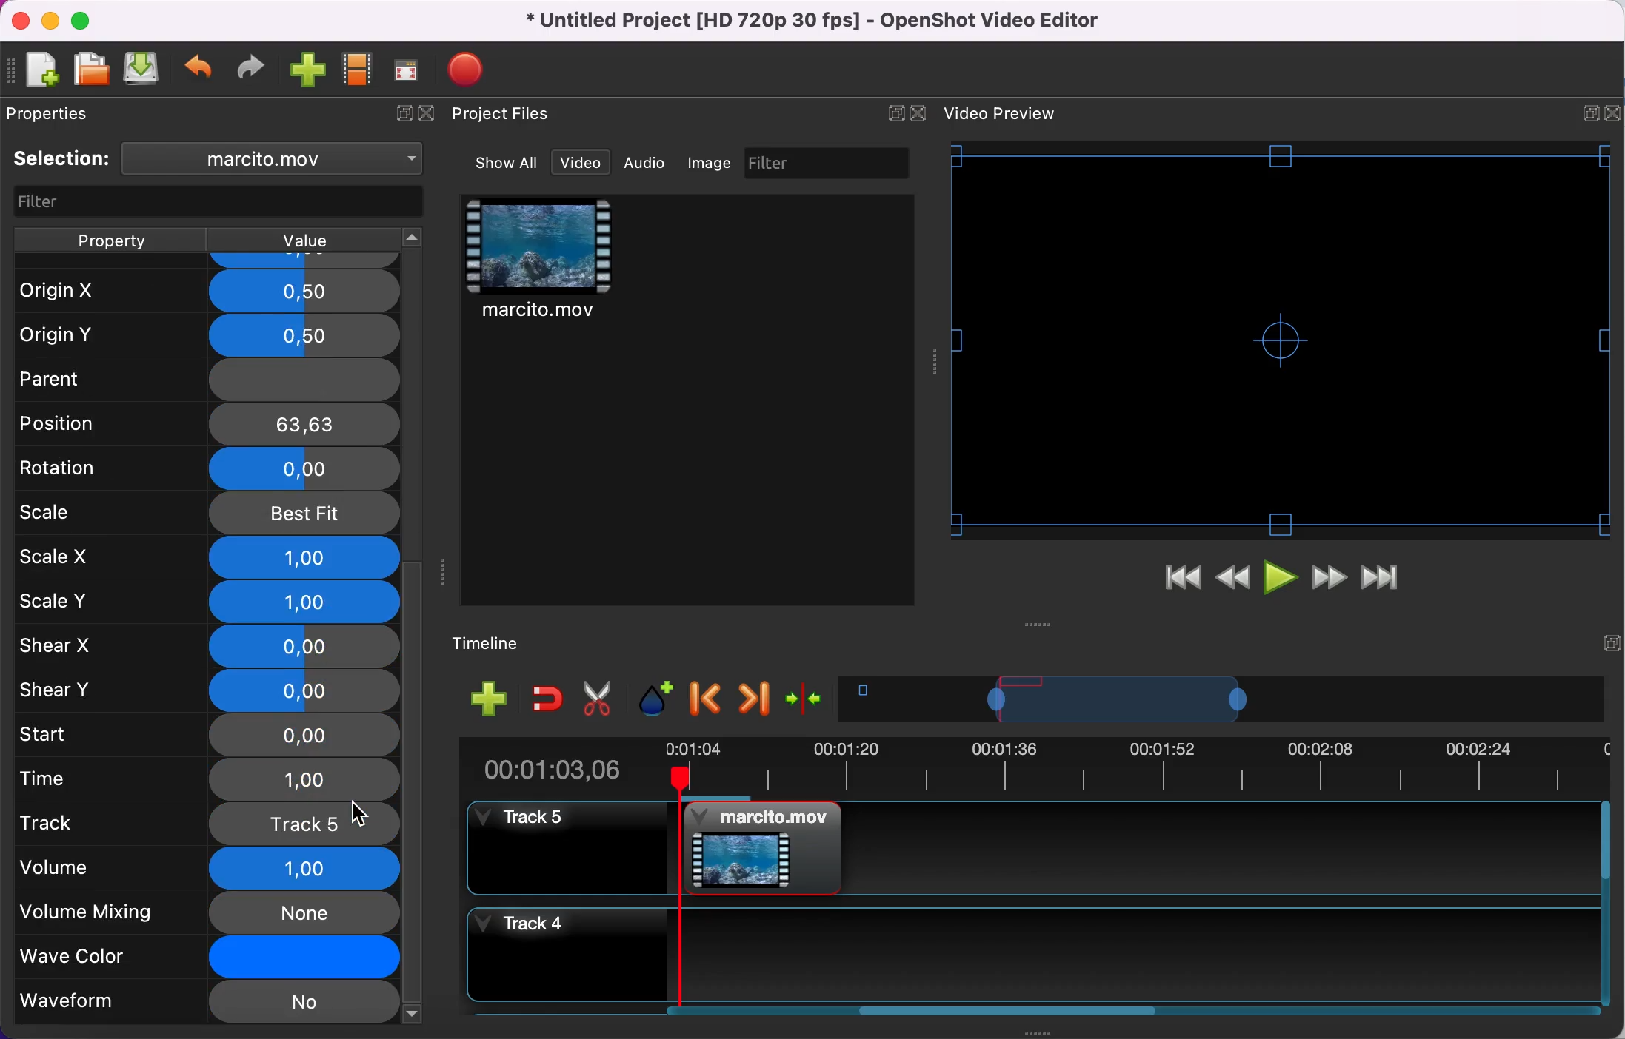 The image size is (1625, 1039). I want to click on previous marker, so click(708, 699).